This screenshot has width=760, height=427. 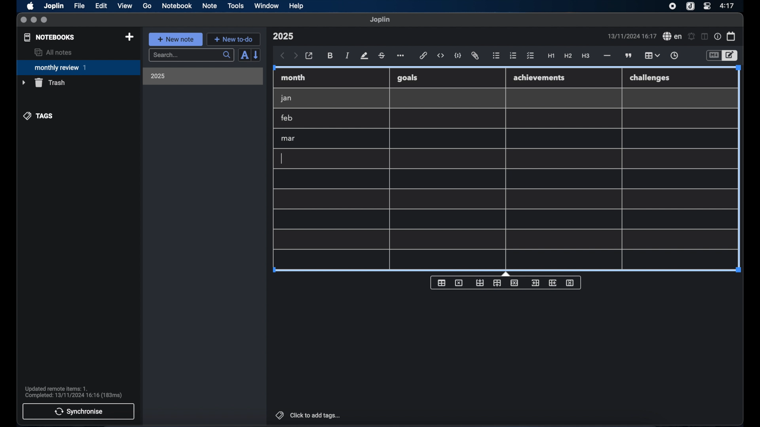 What do you see at coordinates (459, 283) in the screenshot?
I see `delete table` at bounding box center [459, 283].